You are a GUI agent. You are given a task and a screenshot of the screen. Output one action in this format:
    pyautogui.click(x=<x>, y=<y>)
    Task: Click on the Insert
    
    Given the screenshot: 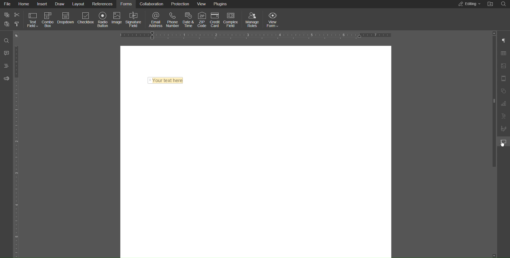 What is the action you would take?
    pyautogui.click(x=43, y=4)
    